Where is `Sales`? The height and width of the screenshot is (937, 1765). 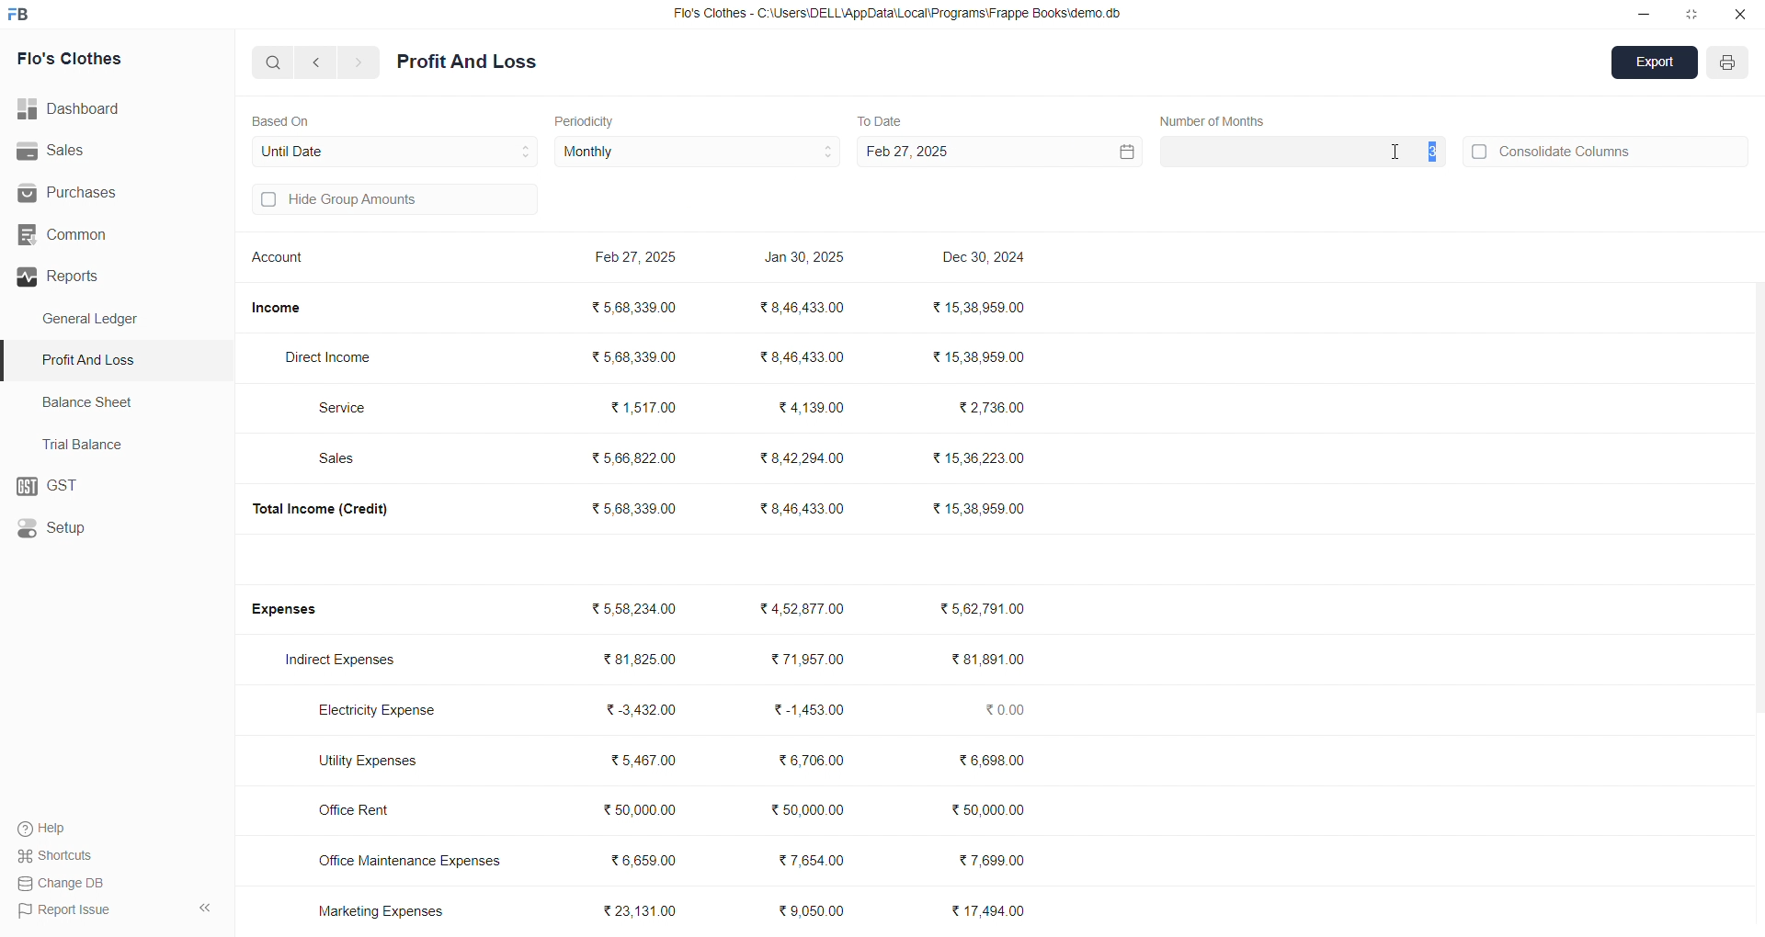
Sales is located at coordinates (346, 460).